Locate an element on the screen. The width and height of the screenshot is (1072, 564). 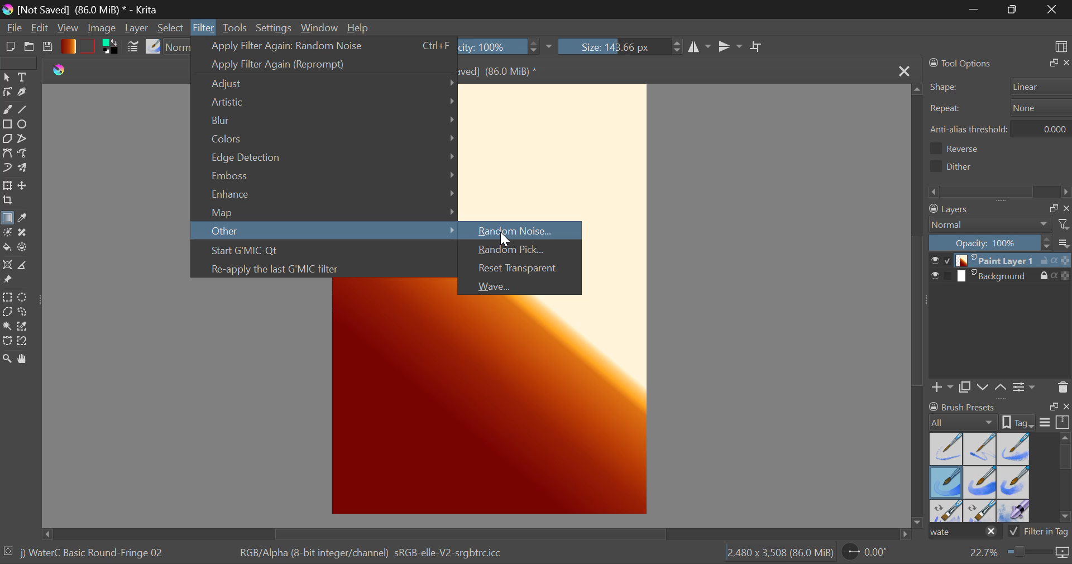
Colorize Mask Tool is located at coordinates (7, 233).